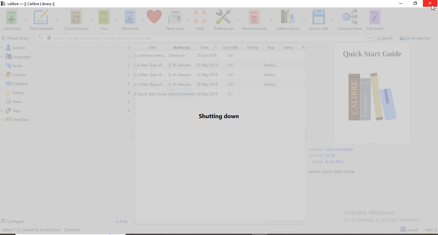  What do you see at coordinates (208, 56) in the screenshot?
I see `29 Jun 2019` at bounding box center [208, 56].